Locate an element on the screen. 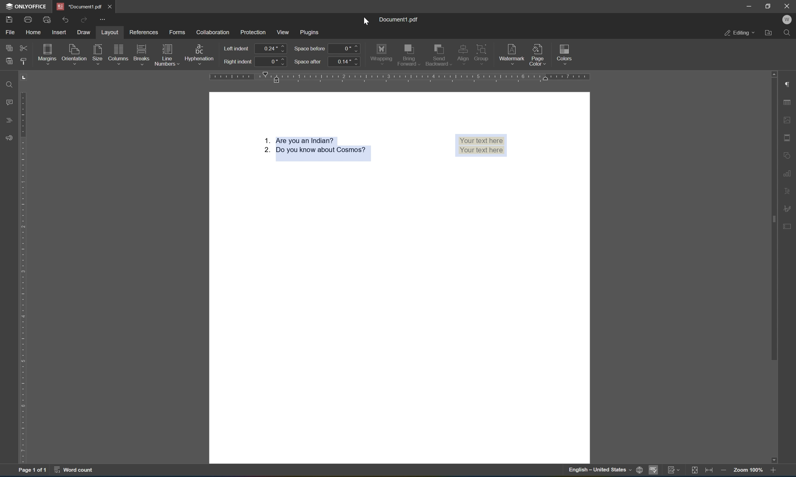  0.14 is located at coordinates (344, 62).